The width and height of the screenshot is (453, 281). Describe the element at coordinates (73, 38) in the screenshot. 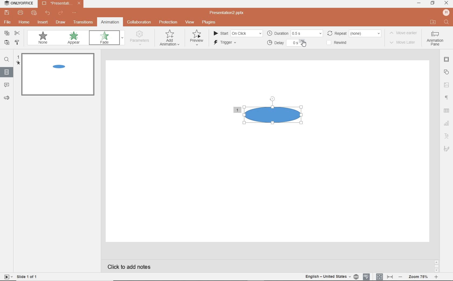

I see `appear` at that location.